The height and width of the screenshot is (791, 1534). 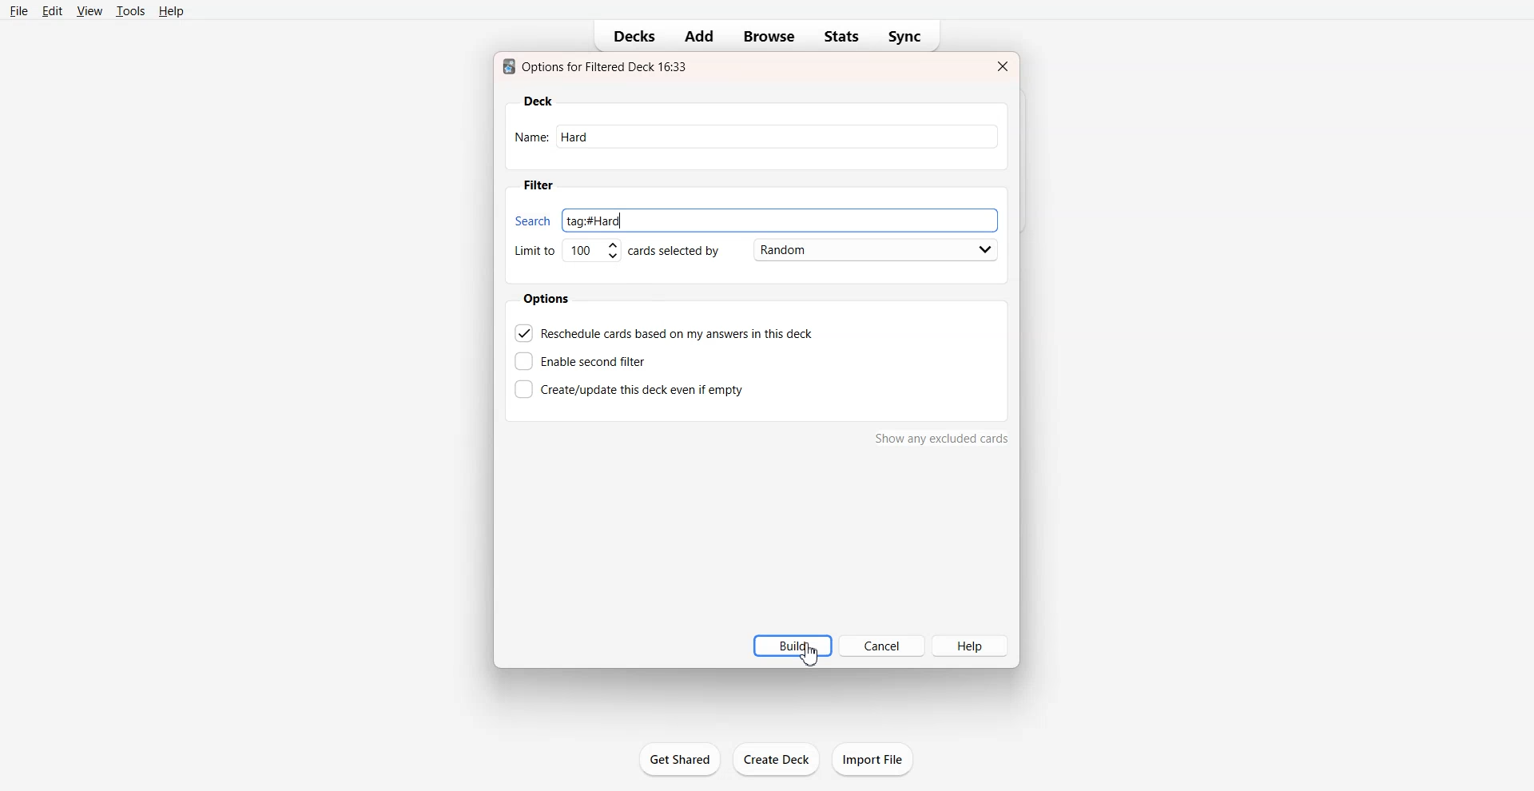 What do you see at coordinates (629, 388) in the screenshot?
I see `Create this deck even if empty` at bounding box center [629, 388].